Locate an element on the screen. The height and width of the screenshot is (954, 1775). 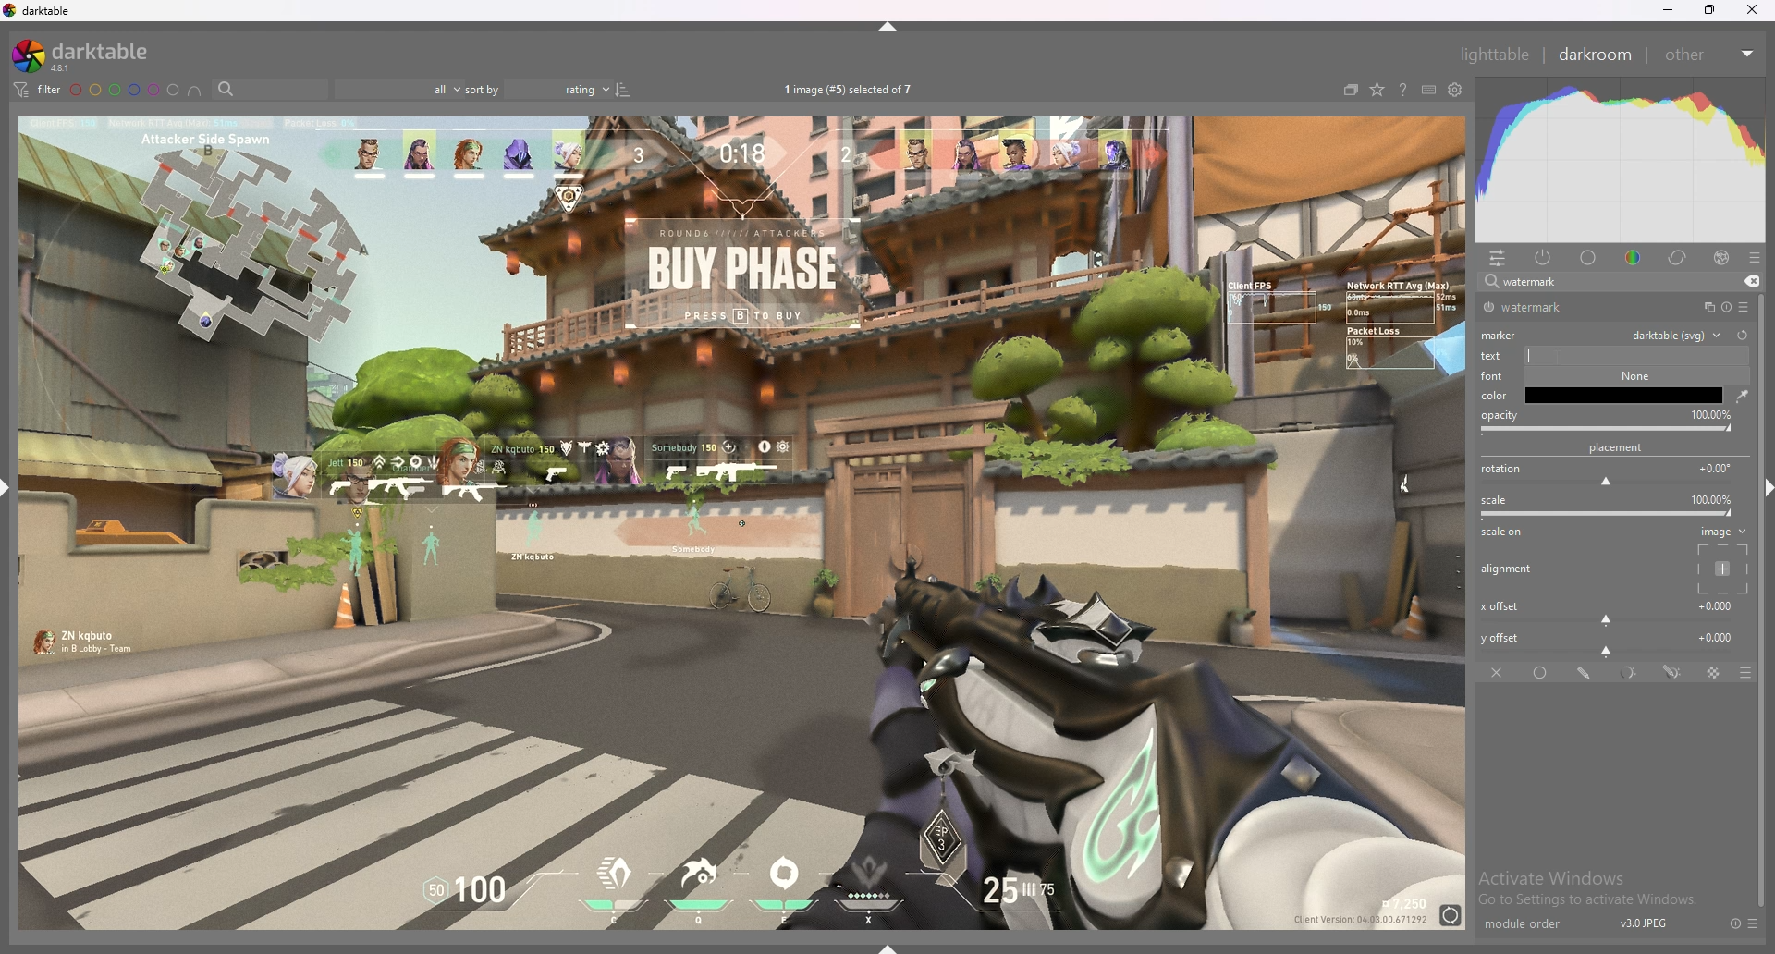
blending options is located at coordinates (1736, 673).